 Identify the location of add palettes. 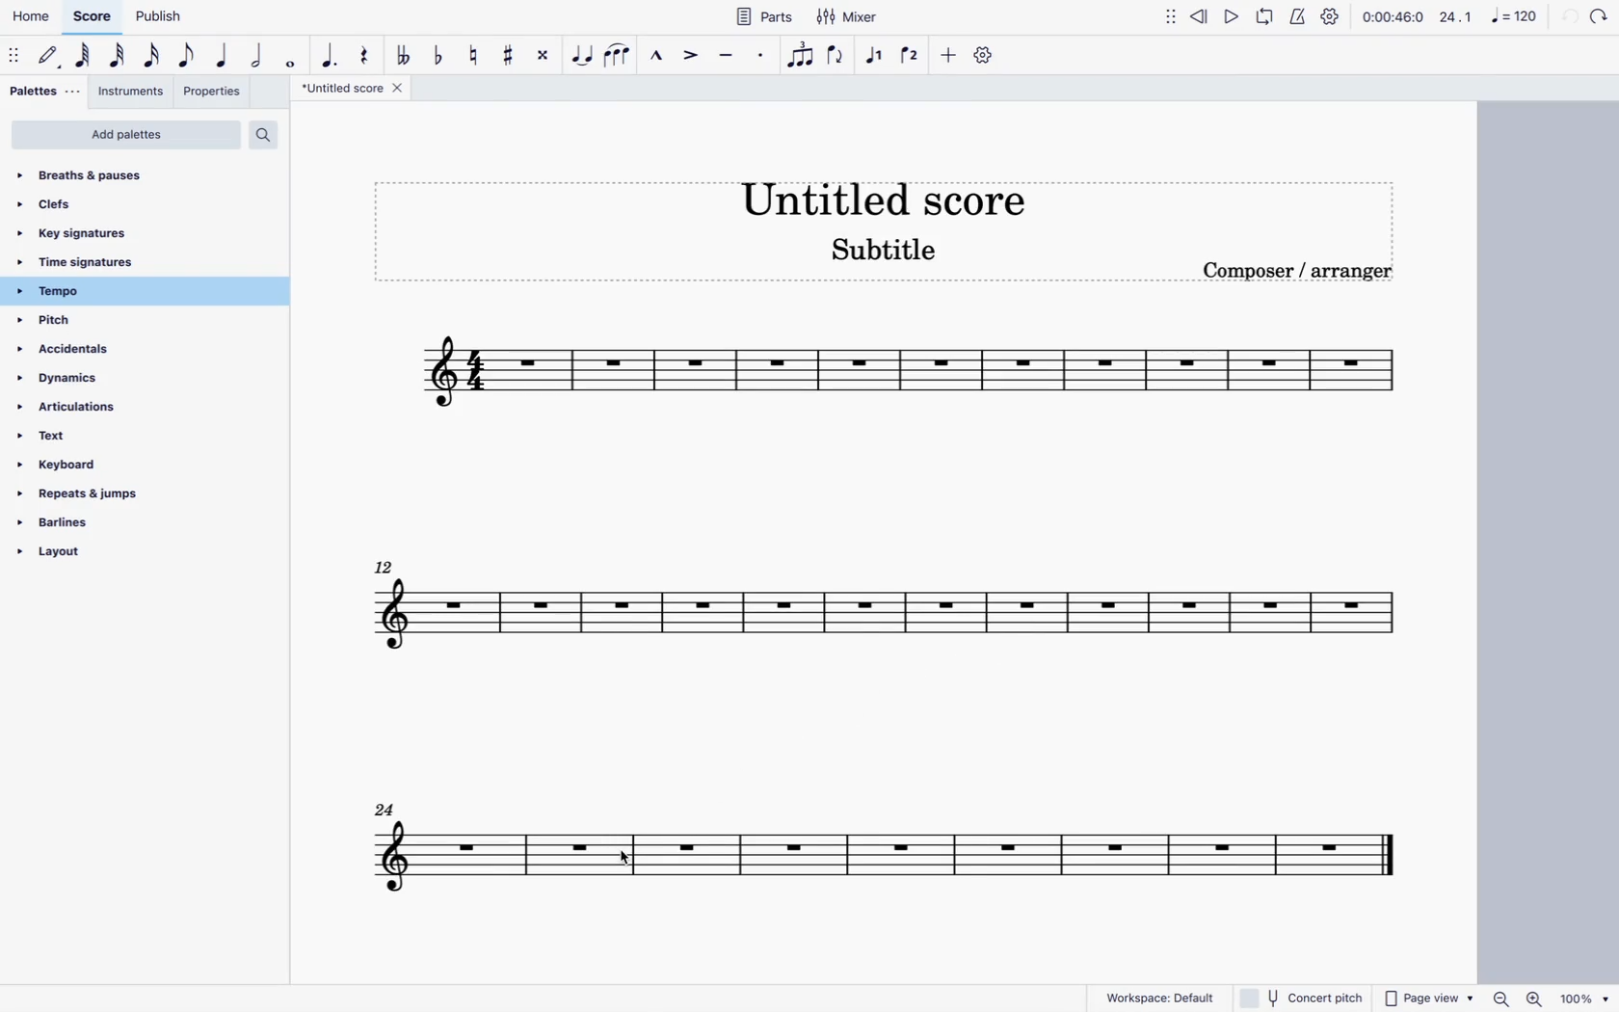
(126, 136).